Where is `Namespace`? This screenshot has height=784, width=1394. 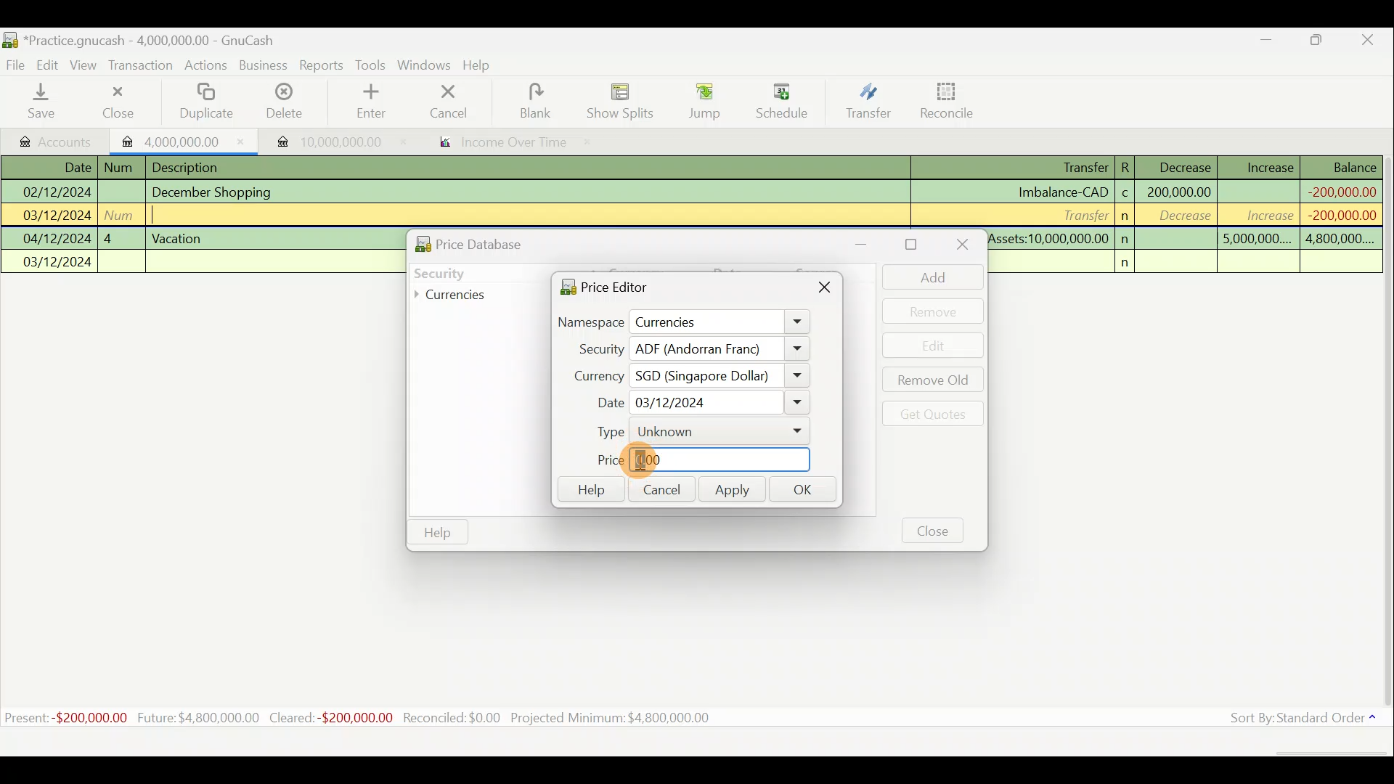 Namespace is located at coordinates (685, 323).